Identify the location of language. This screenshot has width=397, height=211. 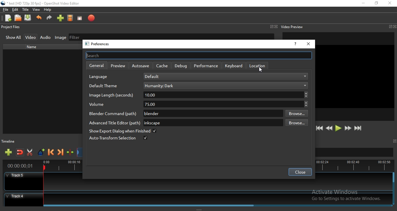
(101, 77).